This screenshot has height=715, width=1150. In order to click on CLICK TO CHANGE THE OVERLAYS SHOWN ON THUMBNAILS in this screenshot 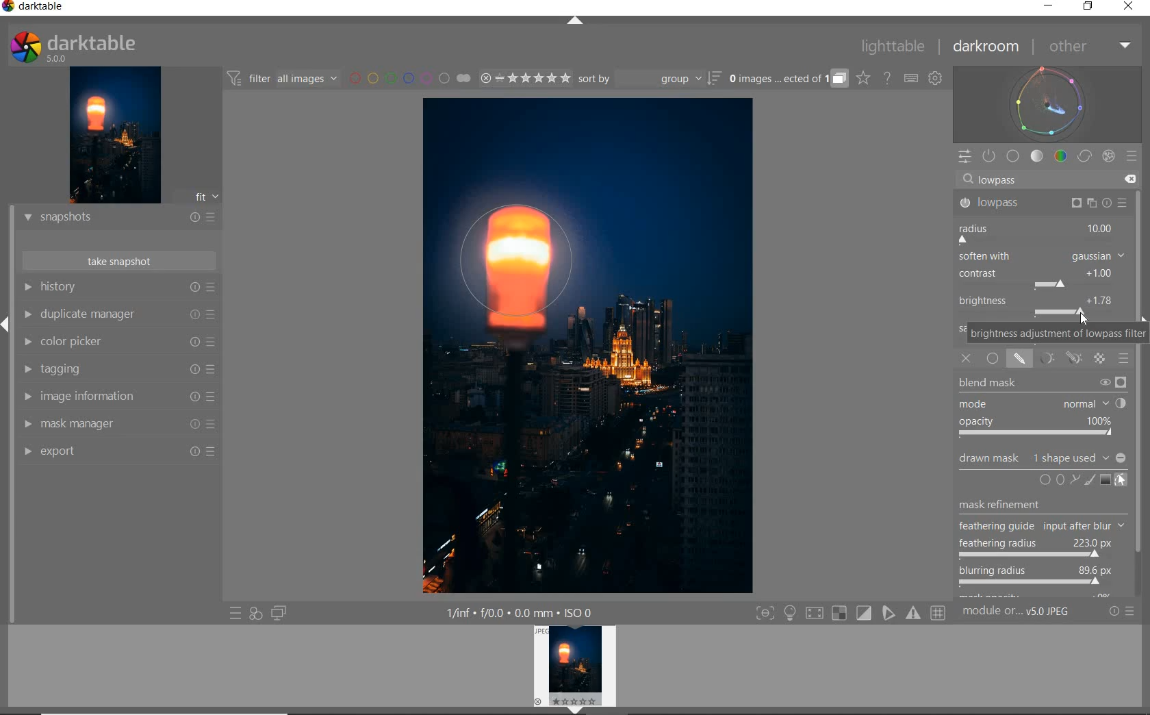, I will do `click(862, 79)`.